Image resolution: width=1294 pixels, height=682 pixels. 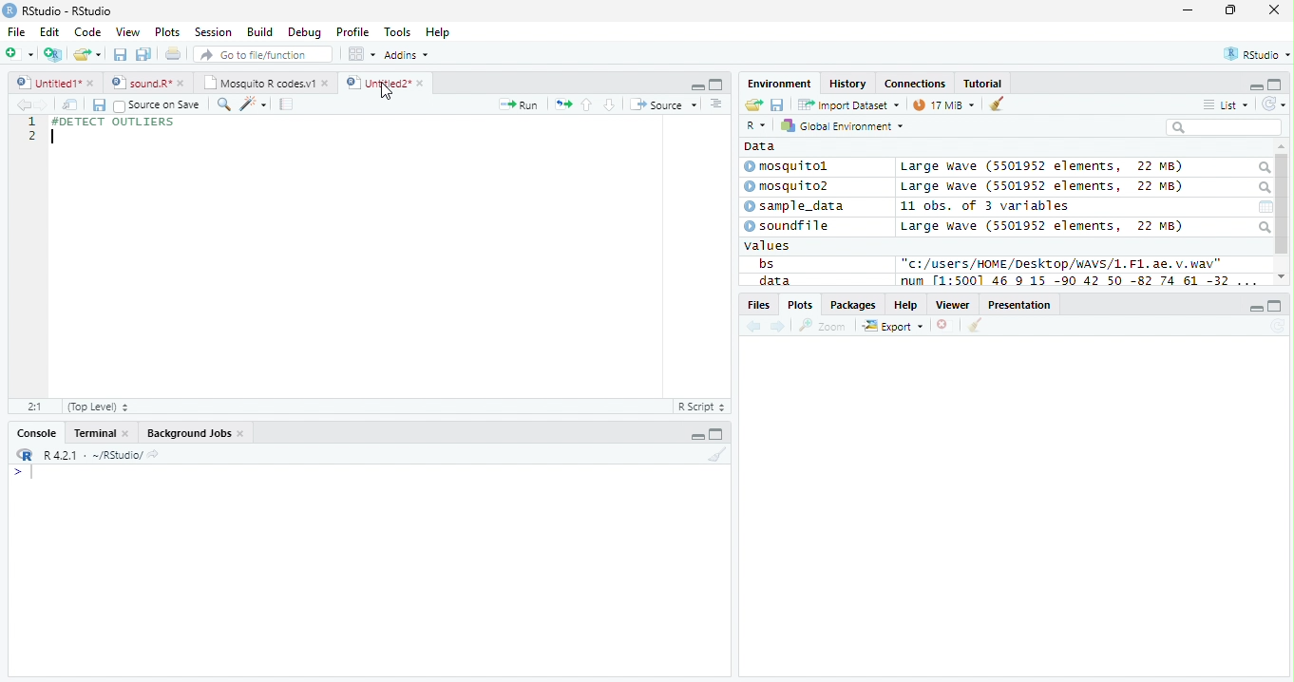 What do you see at coordinates (1256, 307) in the screenshot?
I see `minimize` at bounding box center [1256, 307].